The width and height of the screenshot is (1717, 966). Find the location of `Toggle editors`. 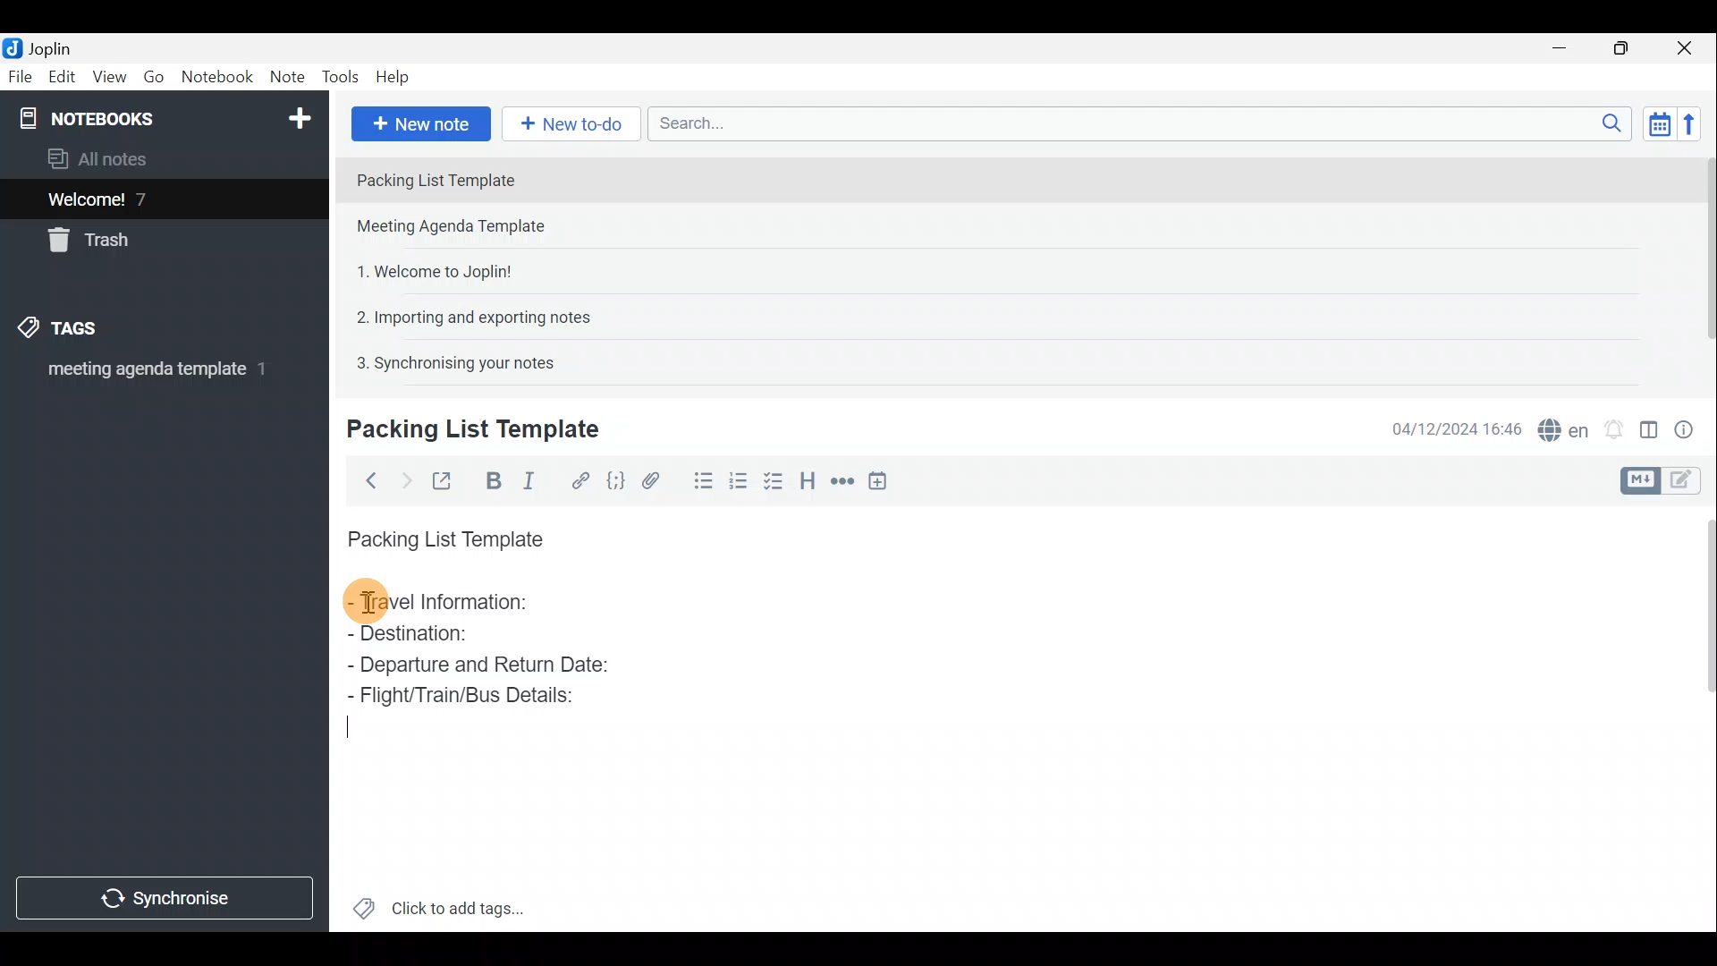

Toggle editors is located at coordinates (1690, 482).